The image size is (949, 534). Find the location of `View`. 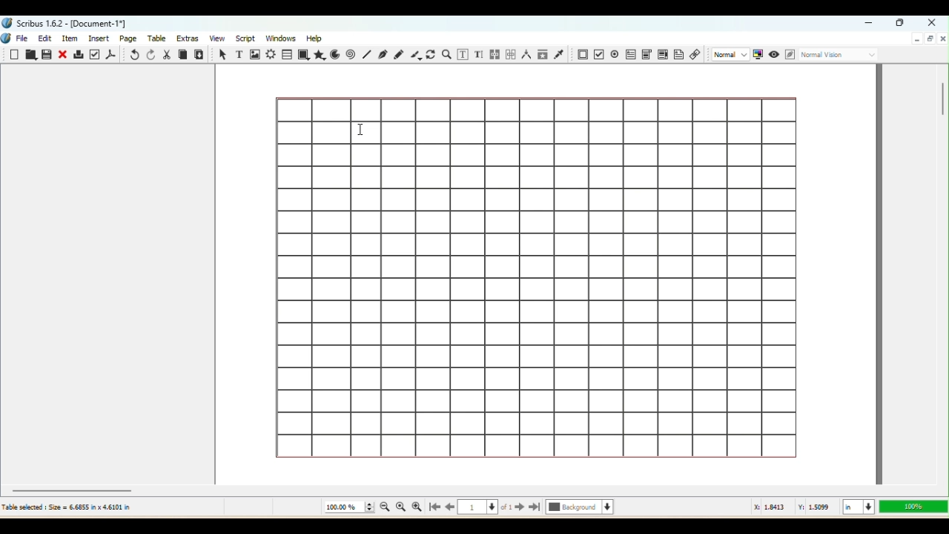

View is located at coordinates (215, 39).